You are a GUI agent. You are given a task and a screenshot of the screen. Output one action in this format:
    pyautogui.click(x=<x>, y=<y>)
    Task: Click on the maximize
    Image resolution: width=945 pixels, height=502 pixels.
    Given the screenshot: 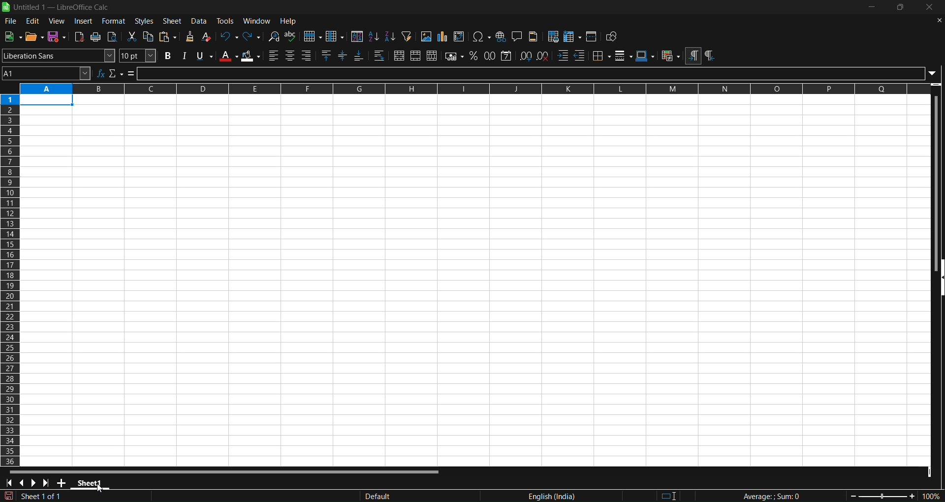 What is the action you would take?
    pyautogui.click(x=903, y=8)
    